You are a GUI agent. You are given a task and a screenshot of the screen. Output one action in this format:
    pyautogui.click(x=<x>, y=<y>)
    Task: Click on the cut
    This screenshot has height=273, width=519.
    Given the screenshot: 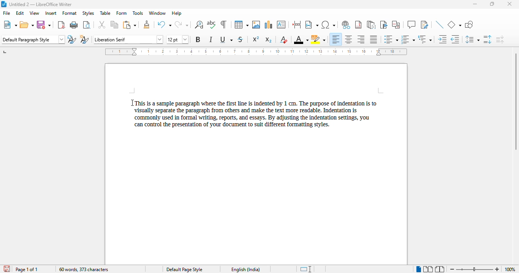 What is the action you would take?
    pyautogui.click(x=101, y=25)
    